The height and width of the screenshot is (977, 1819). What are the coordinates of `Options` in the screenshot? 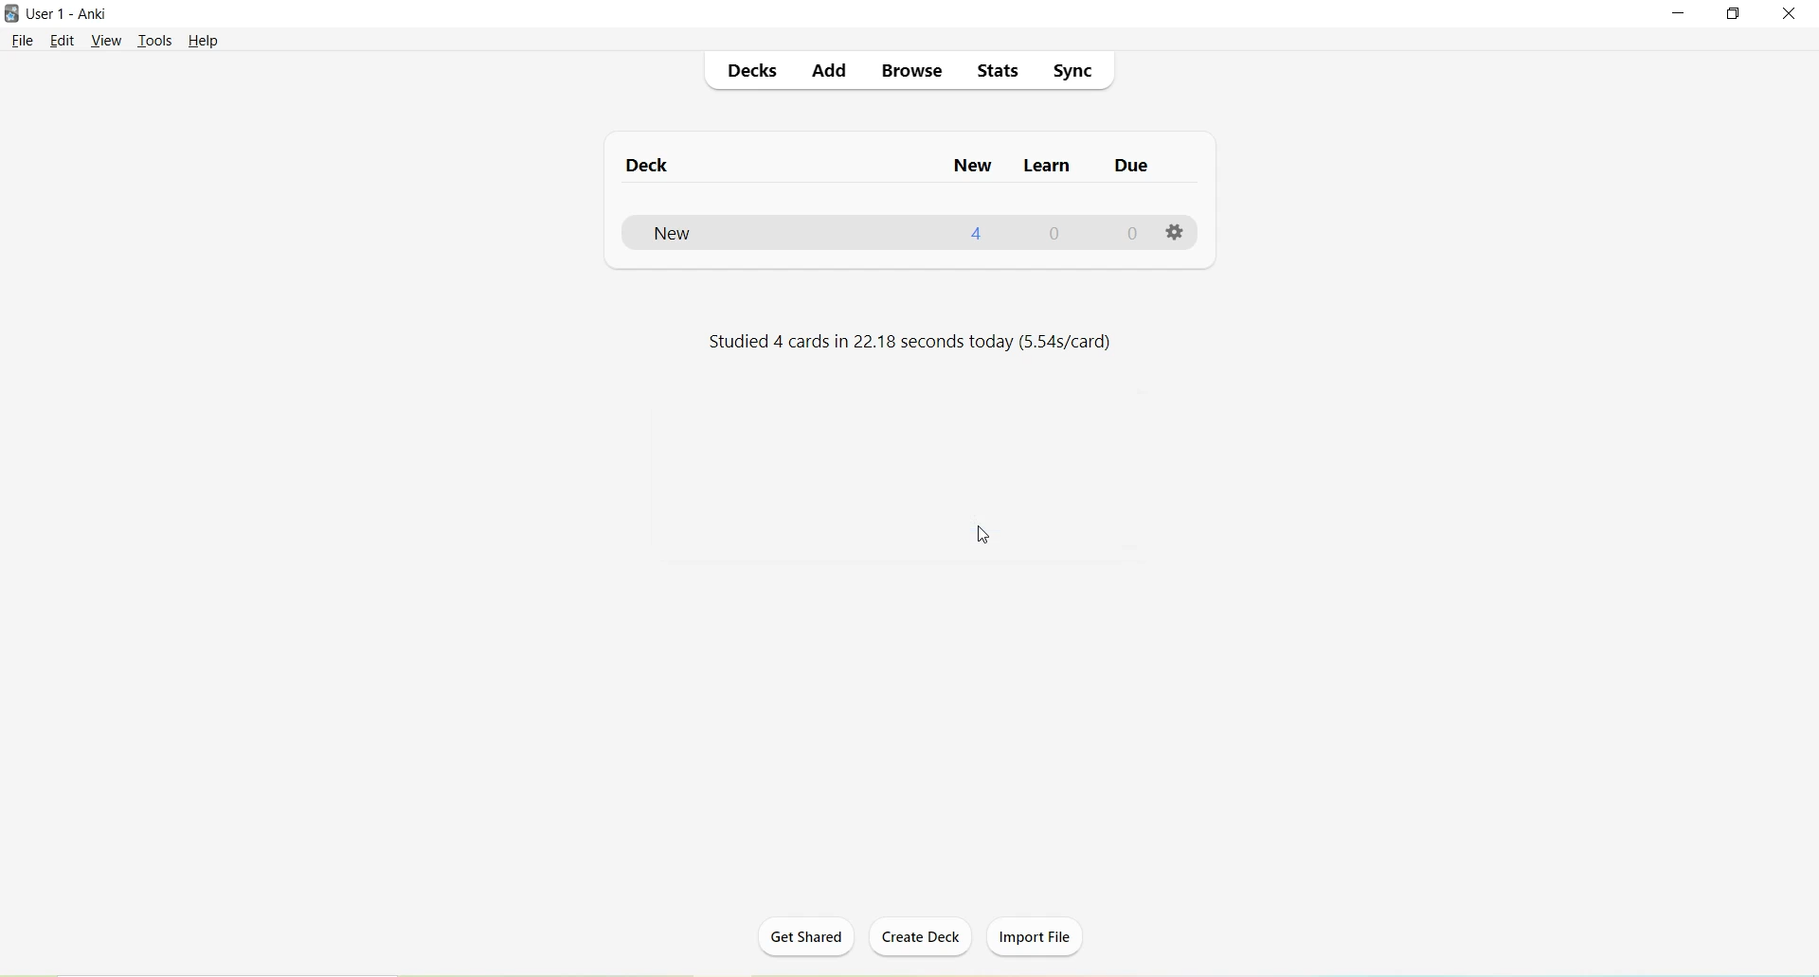 It's located at (1179, 232).